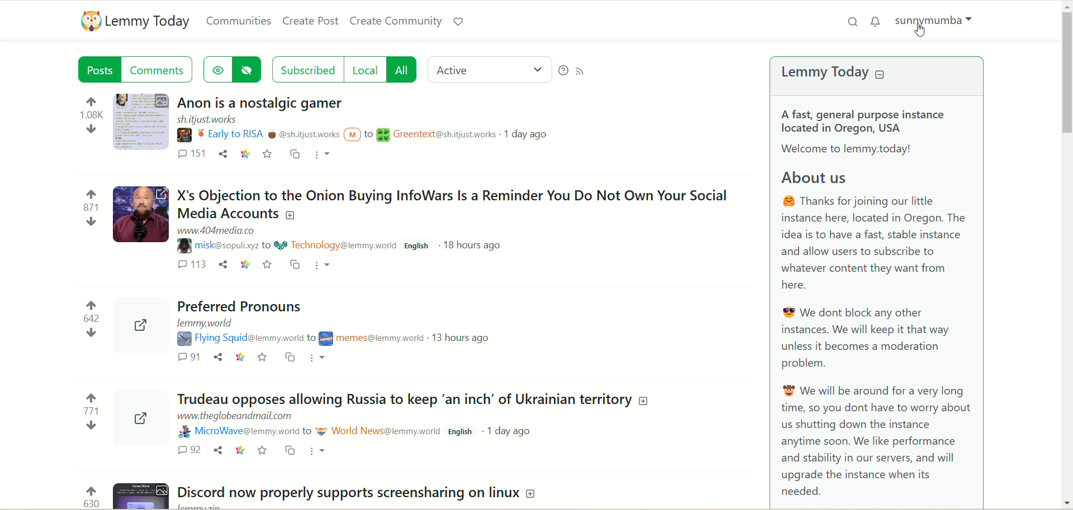 Image resolution: width=1073 pixels, height=510 pixels. What do you see at coordinates (848, 25) in the screenshot?
I see `search` at bounding box center [848, 25].